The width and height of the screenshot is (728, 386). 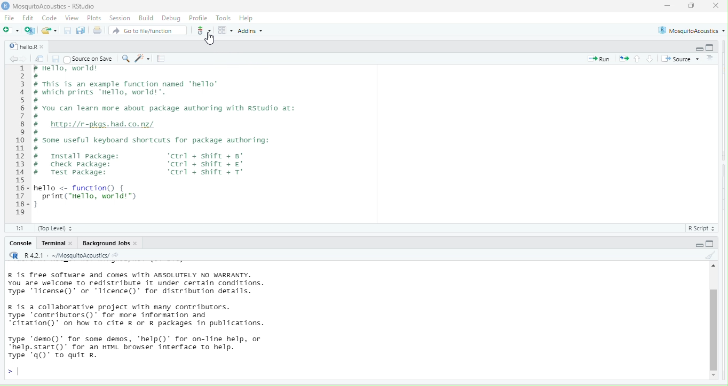 What do you see at coordinates (107, 243) in the screenshot?
I see `Background Jobs` at bounding box center [107, 243].